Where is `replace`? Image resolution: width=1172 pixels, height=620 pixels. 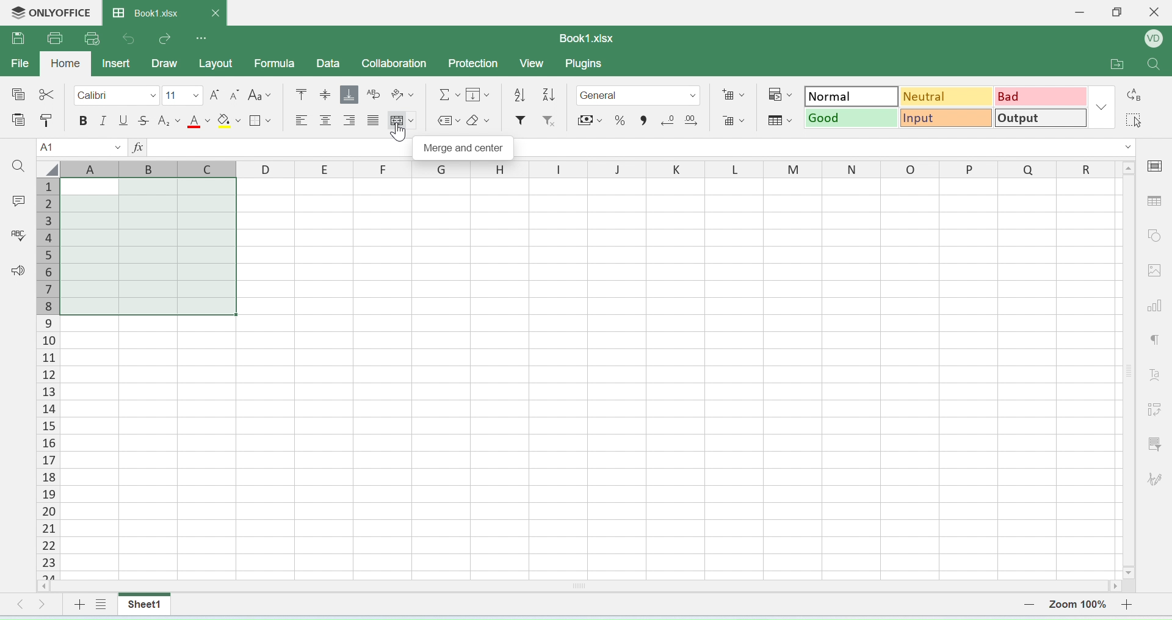 replace is located at coordinates (1136, 96).